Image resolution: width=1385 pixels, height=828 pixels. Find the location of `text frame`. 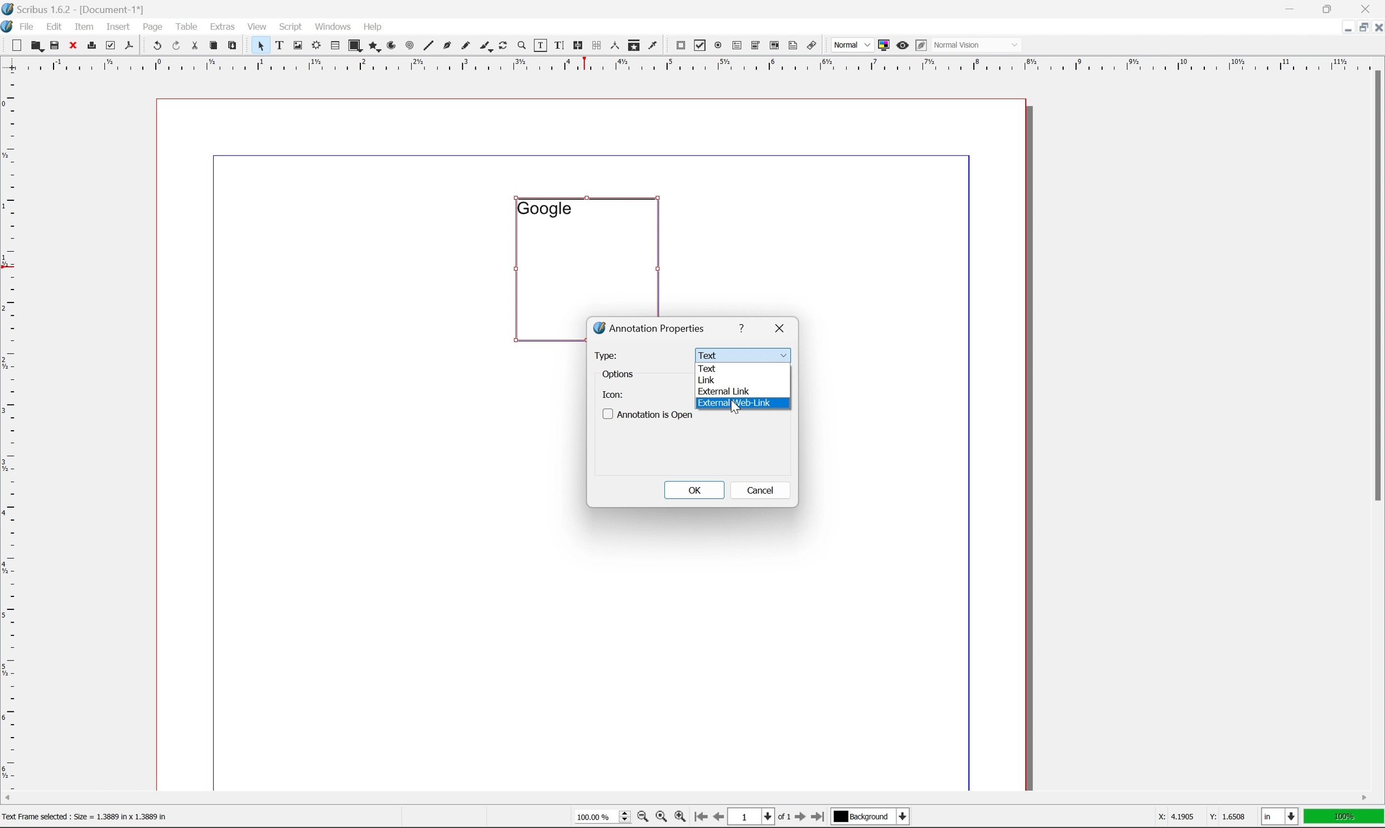

text frame is located at coordinates (280, 45).